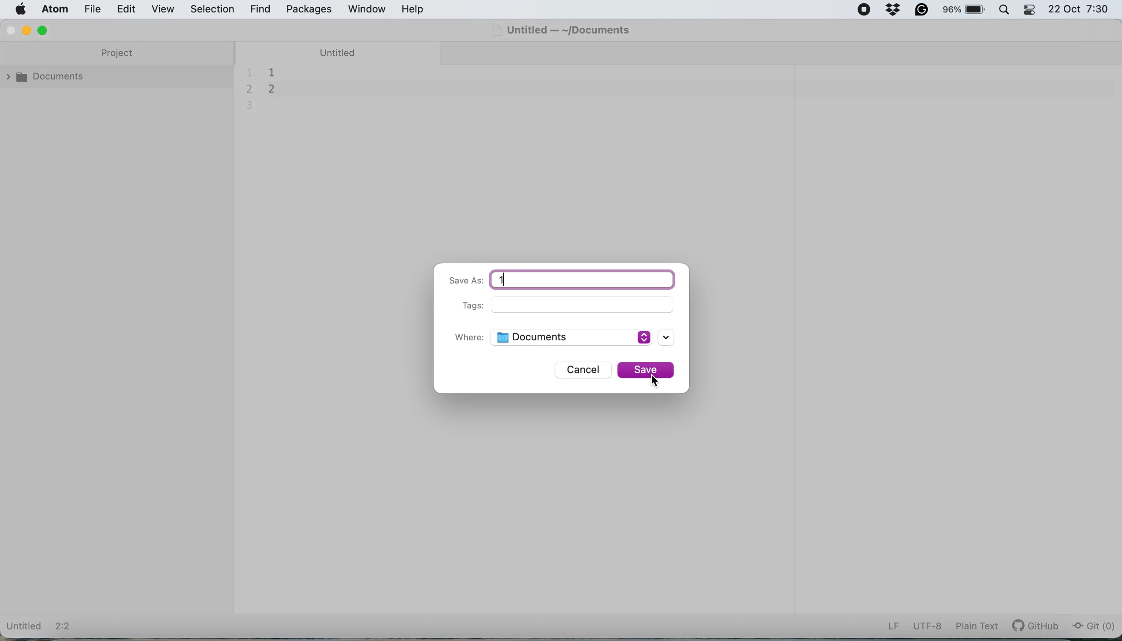  Describe the element at coordinates (21, 11) in the screenshot. I see `system logo` at that location.